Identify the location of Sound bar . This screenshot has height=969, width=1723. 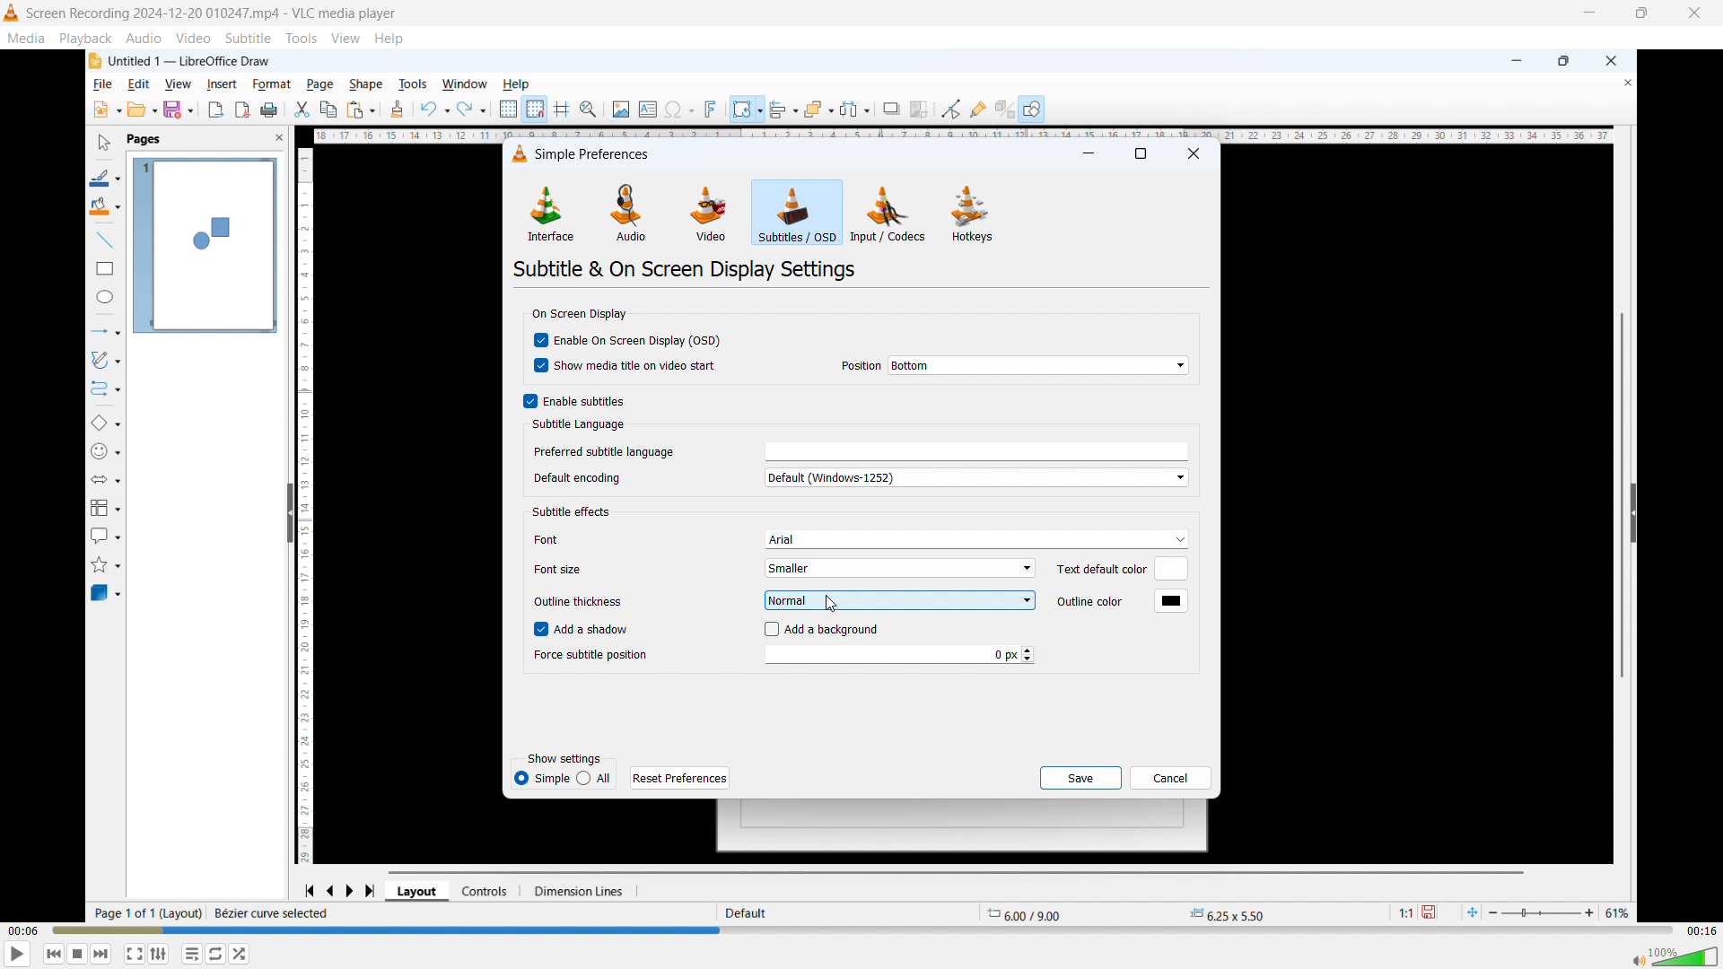
(1670, 956).